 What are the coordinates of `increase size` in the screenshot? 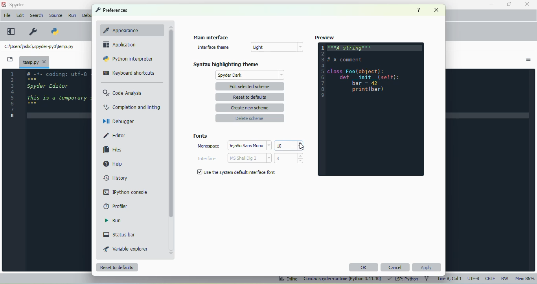 It's located at (300, 143).